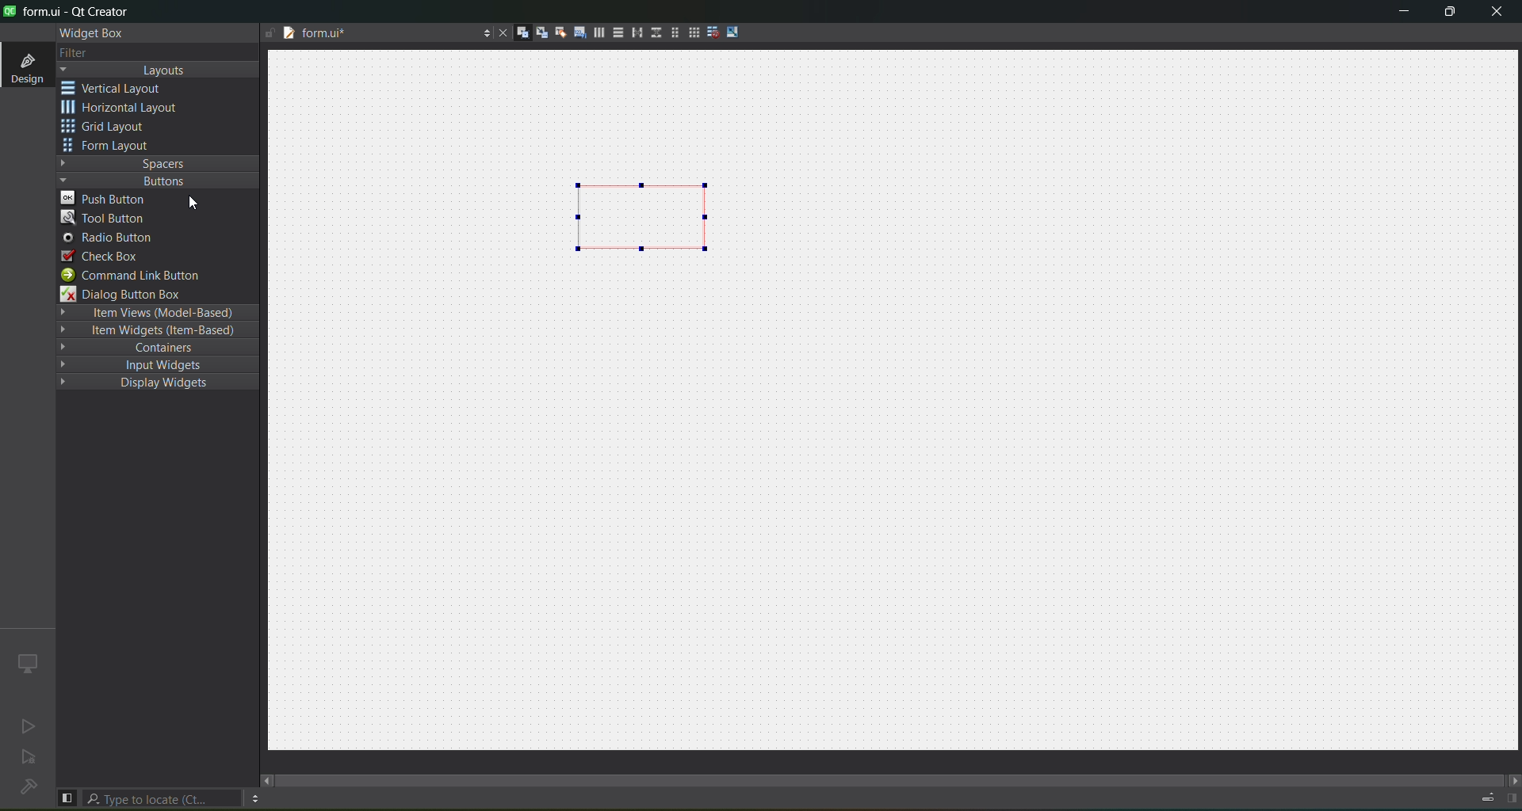  I want to click on cursor, so click(197, 205).